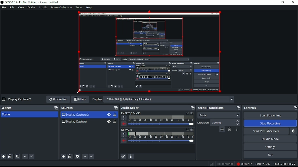 This screenshot has width=298, height=167. What do you see at coordinates (10, 157) in the screenshot?
I see `Remove selected scene` at bounding box center [10, 157].